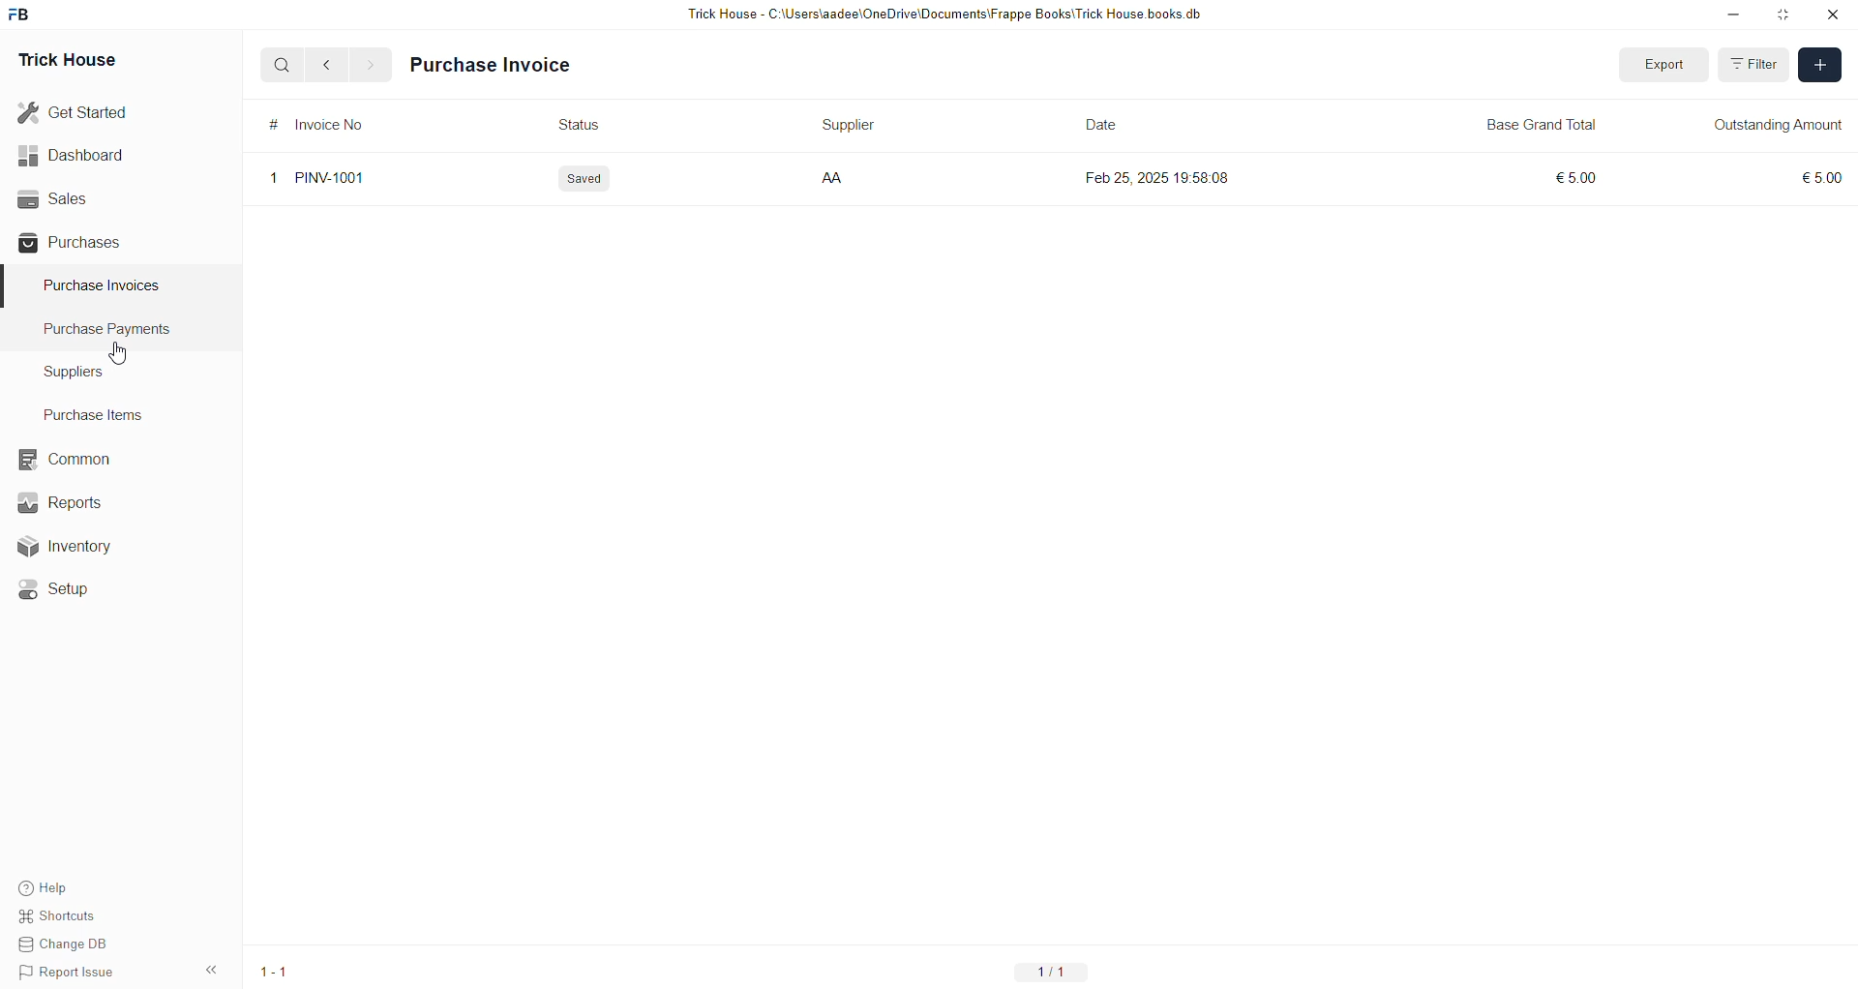 This screenshot has width=1858, height=989. What do you see at coordinates (330, 179) in the screenshot?
I see `PINV-1001` at bounding box center [330, 179].